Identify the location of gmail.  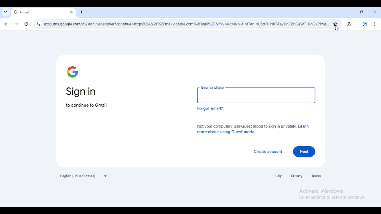
(38, 12).